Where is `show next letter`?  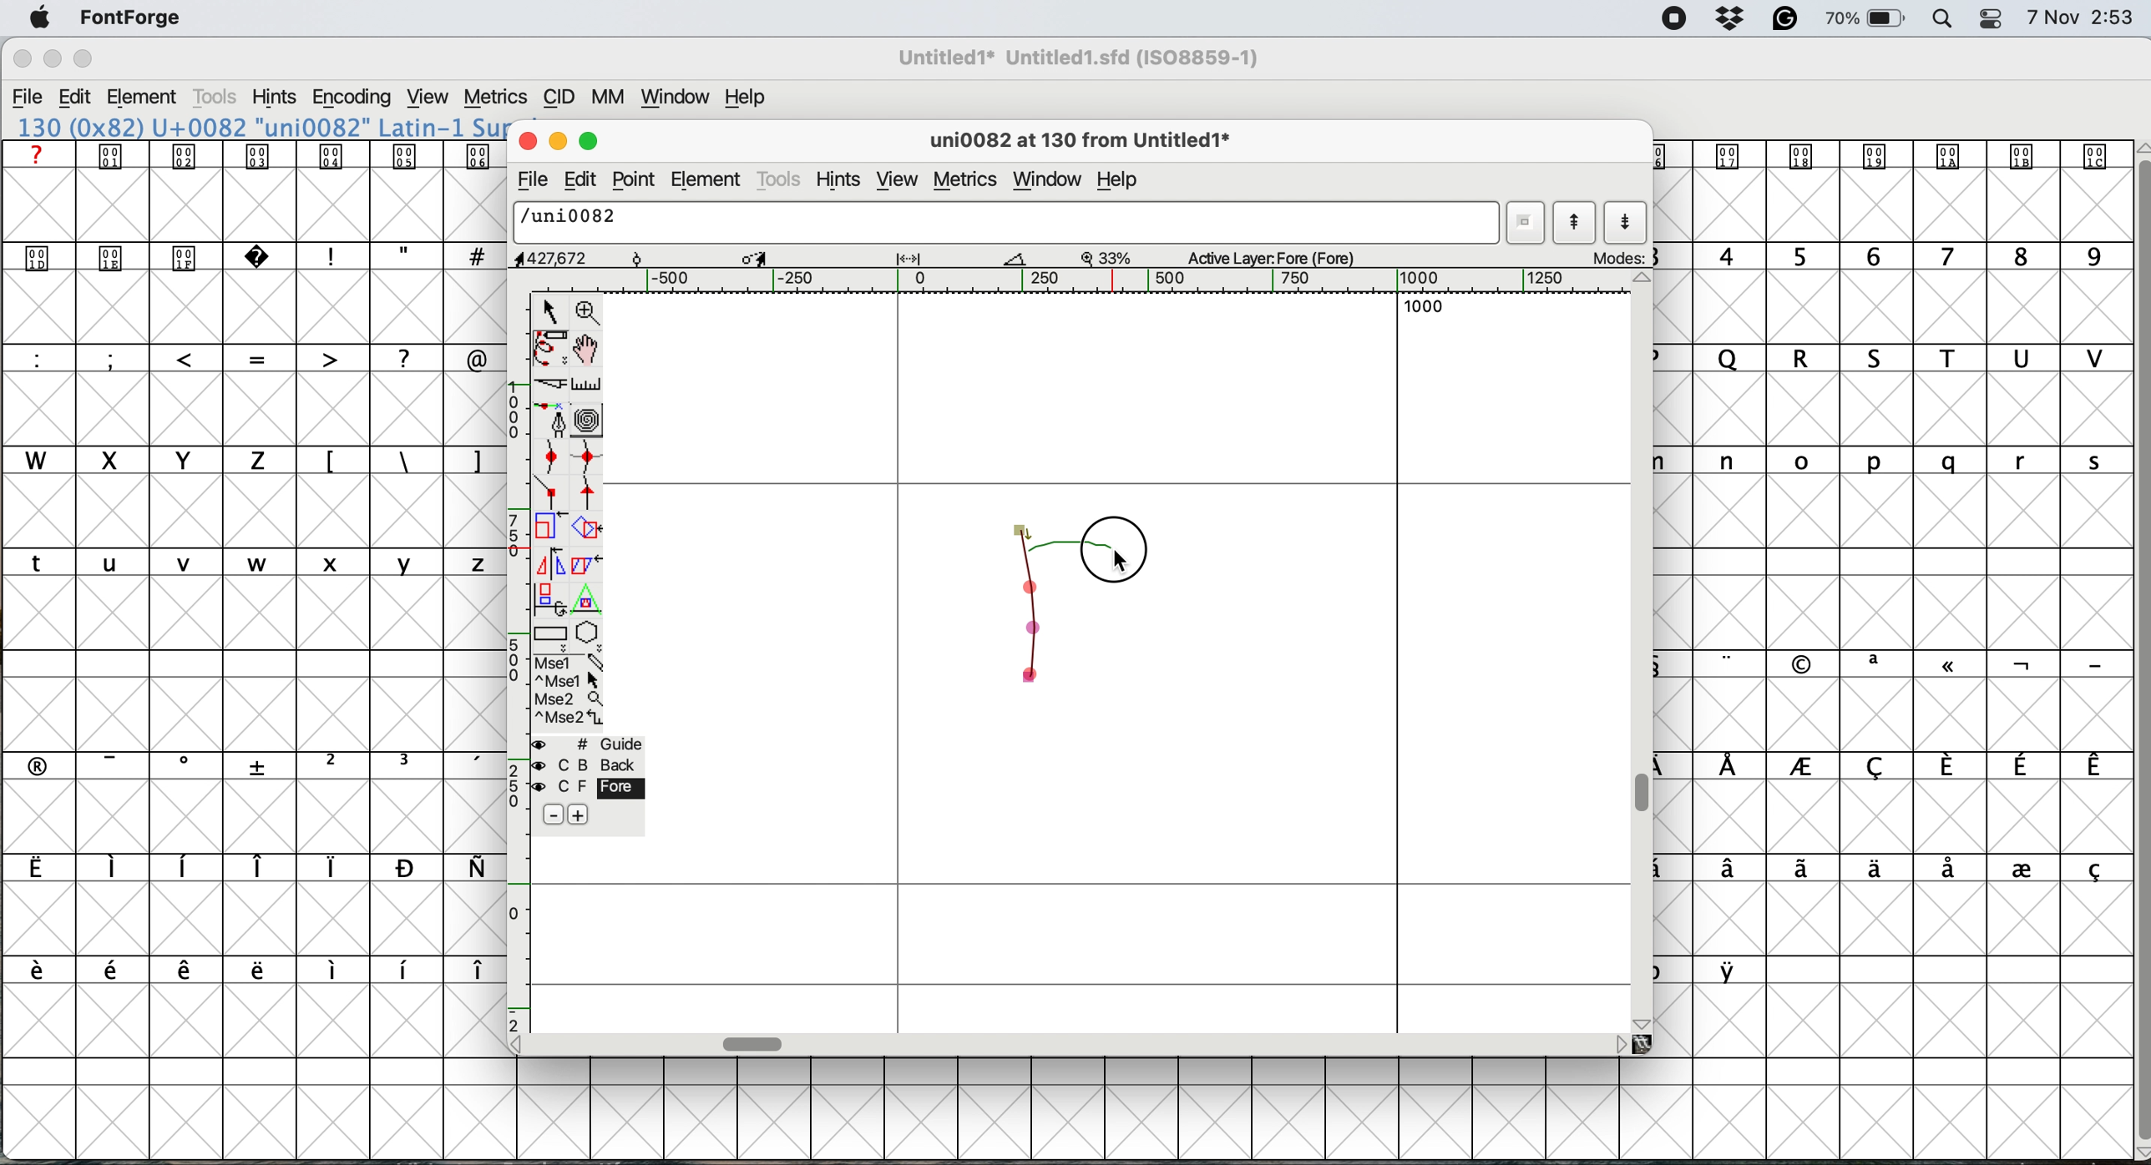 show next letter is located at coordinates (1625, 224).